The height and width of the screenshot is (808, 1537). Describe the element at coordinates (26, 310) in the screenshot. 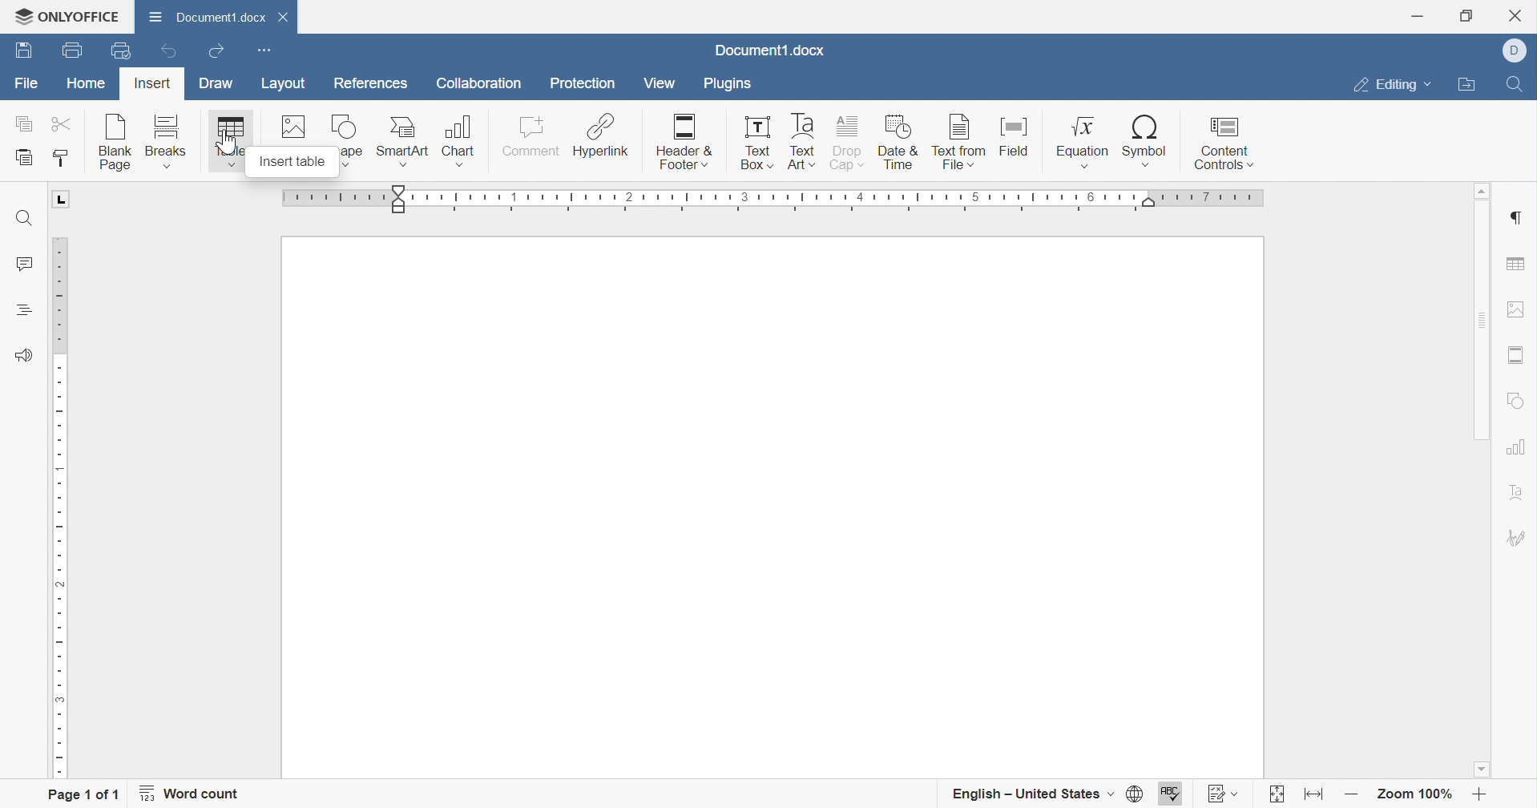

I see `Headings` at that location.